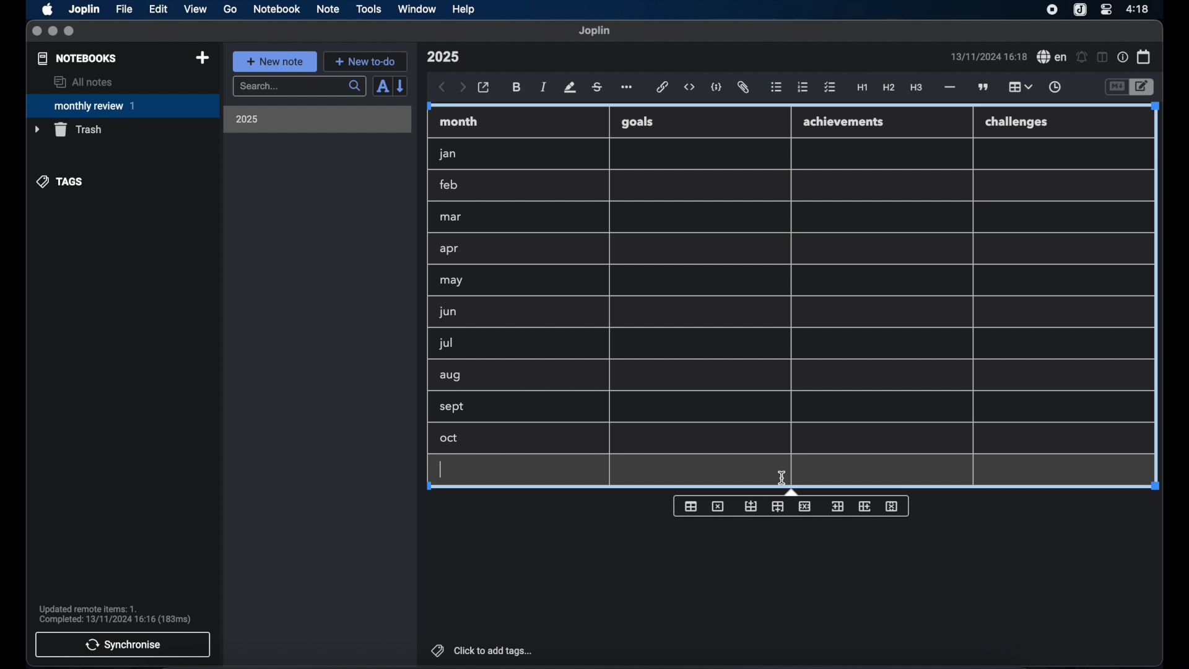 This screenshot has height=669, width=1189. Describe the element at coordinates (401, 85) in the screenshot. I see `reverse sort order` at that location.